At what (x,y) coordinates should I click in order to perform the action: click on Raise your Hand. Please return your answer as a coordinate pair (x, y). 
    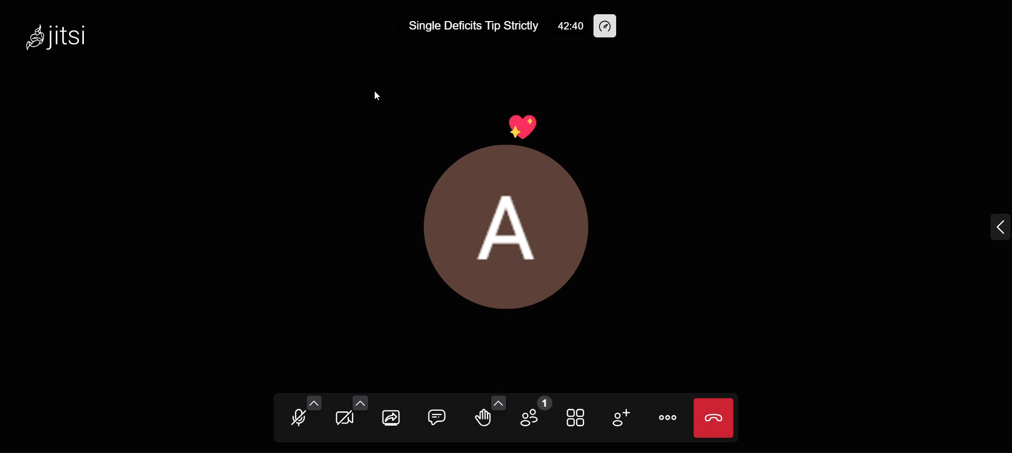
    Looking at the image, I should click on (483, 419).